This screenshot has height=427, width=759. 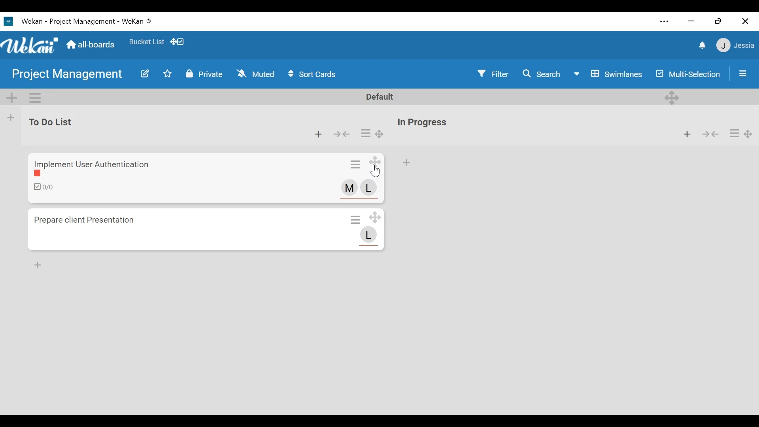 I want to click on Add card to top of the list, so click(x=405, y=162).